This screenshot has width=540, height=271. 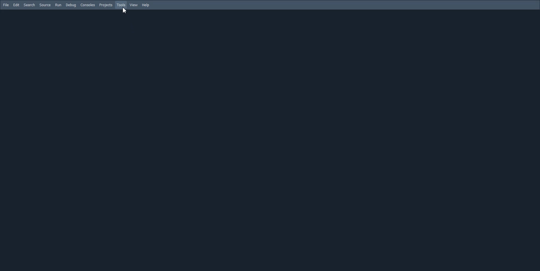 What do you see at coordinates (71, 5) in the screenshot?
I see `Debug` at bounding box center [71, 5].